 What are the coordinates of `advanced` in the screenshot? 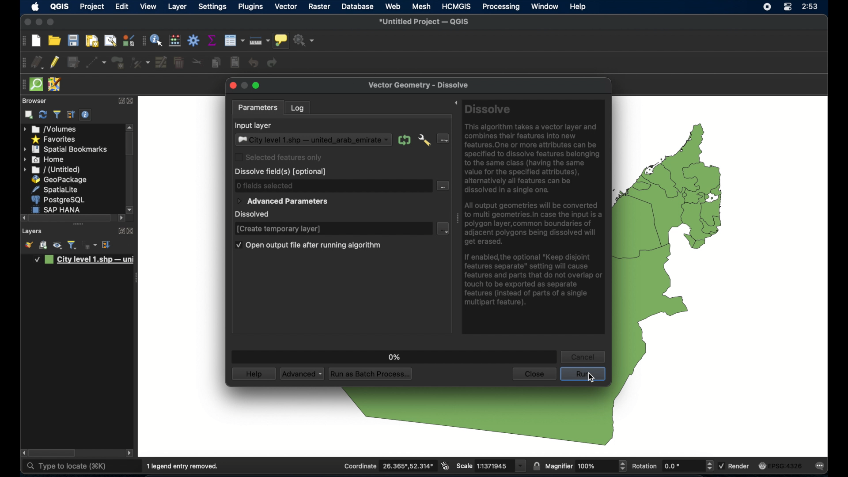 It's located at (302, 373).